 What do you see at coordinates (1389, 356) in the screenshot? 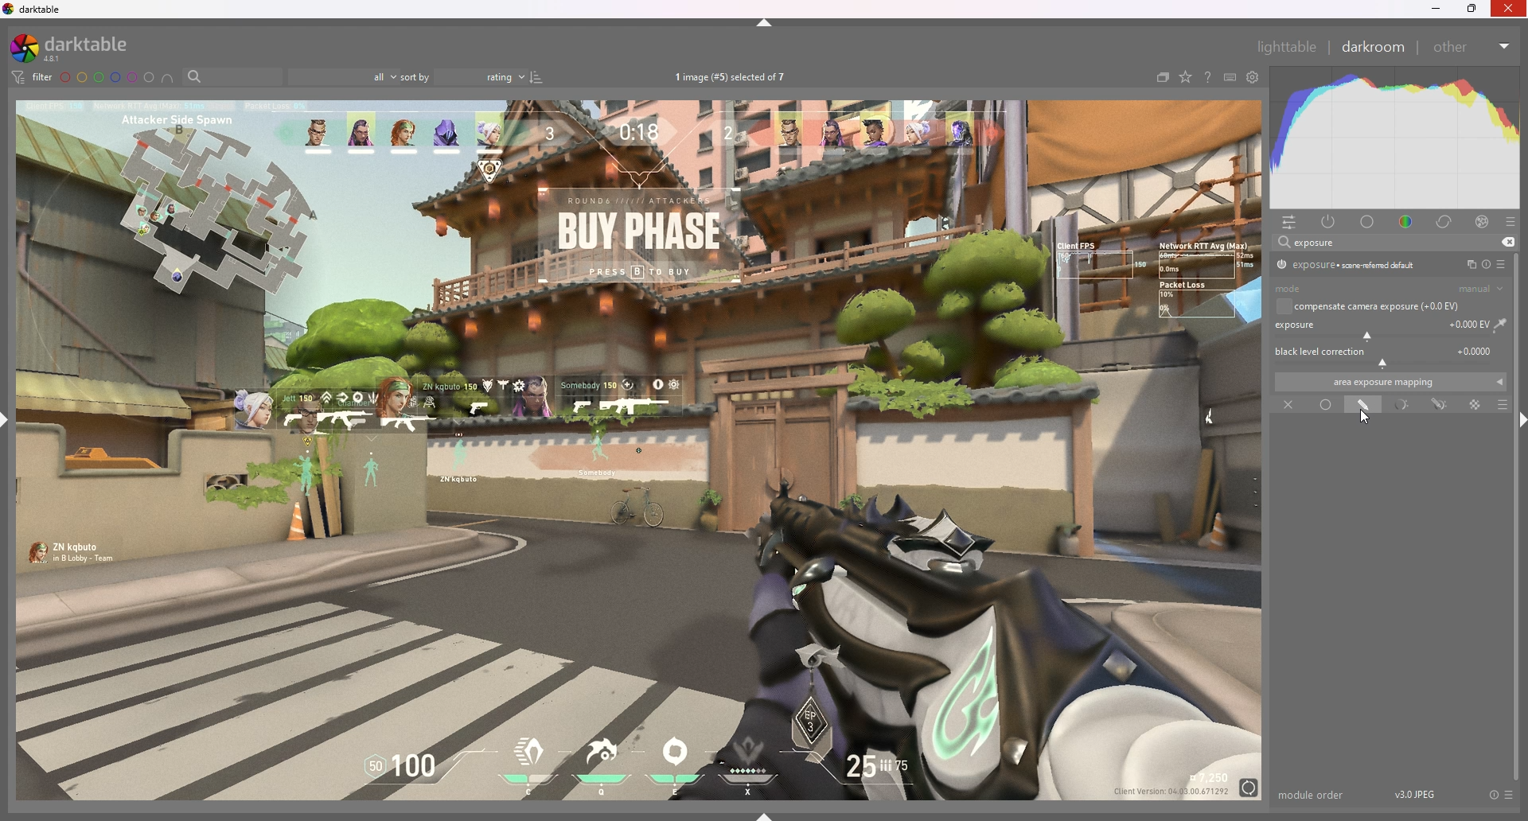
I see `black level correction` at bounding box center [1389, 356].